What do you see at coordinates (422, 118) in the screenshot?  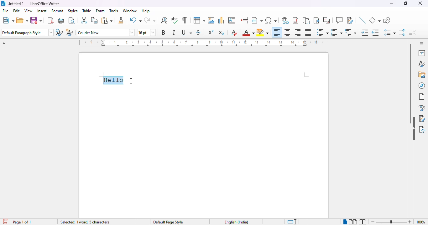 I see `manage changes` at bounding box center [422, 118].